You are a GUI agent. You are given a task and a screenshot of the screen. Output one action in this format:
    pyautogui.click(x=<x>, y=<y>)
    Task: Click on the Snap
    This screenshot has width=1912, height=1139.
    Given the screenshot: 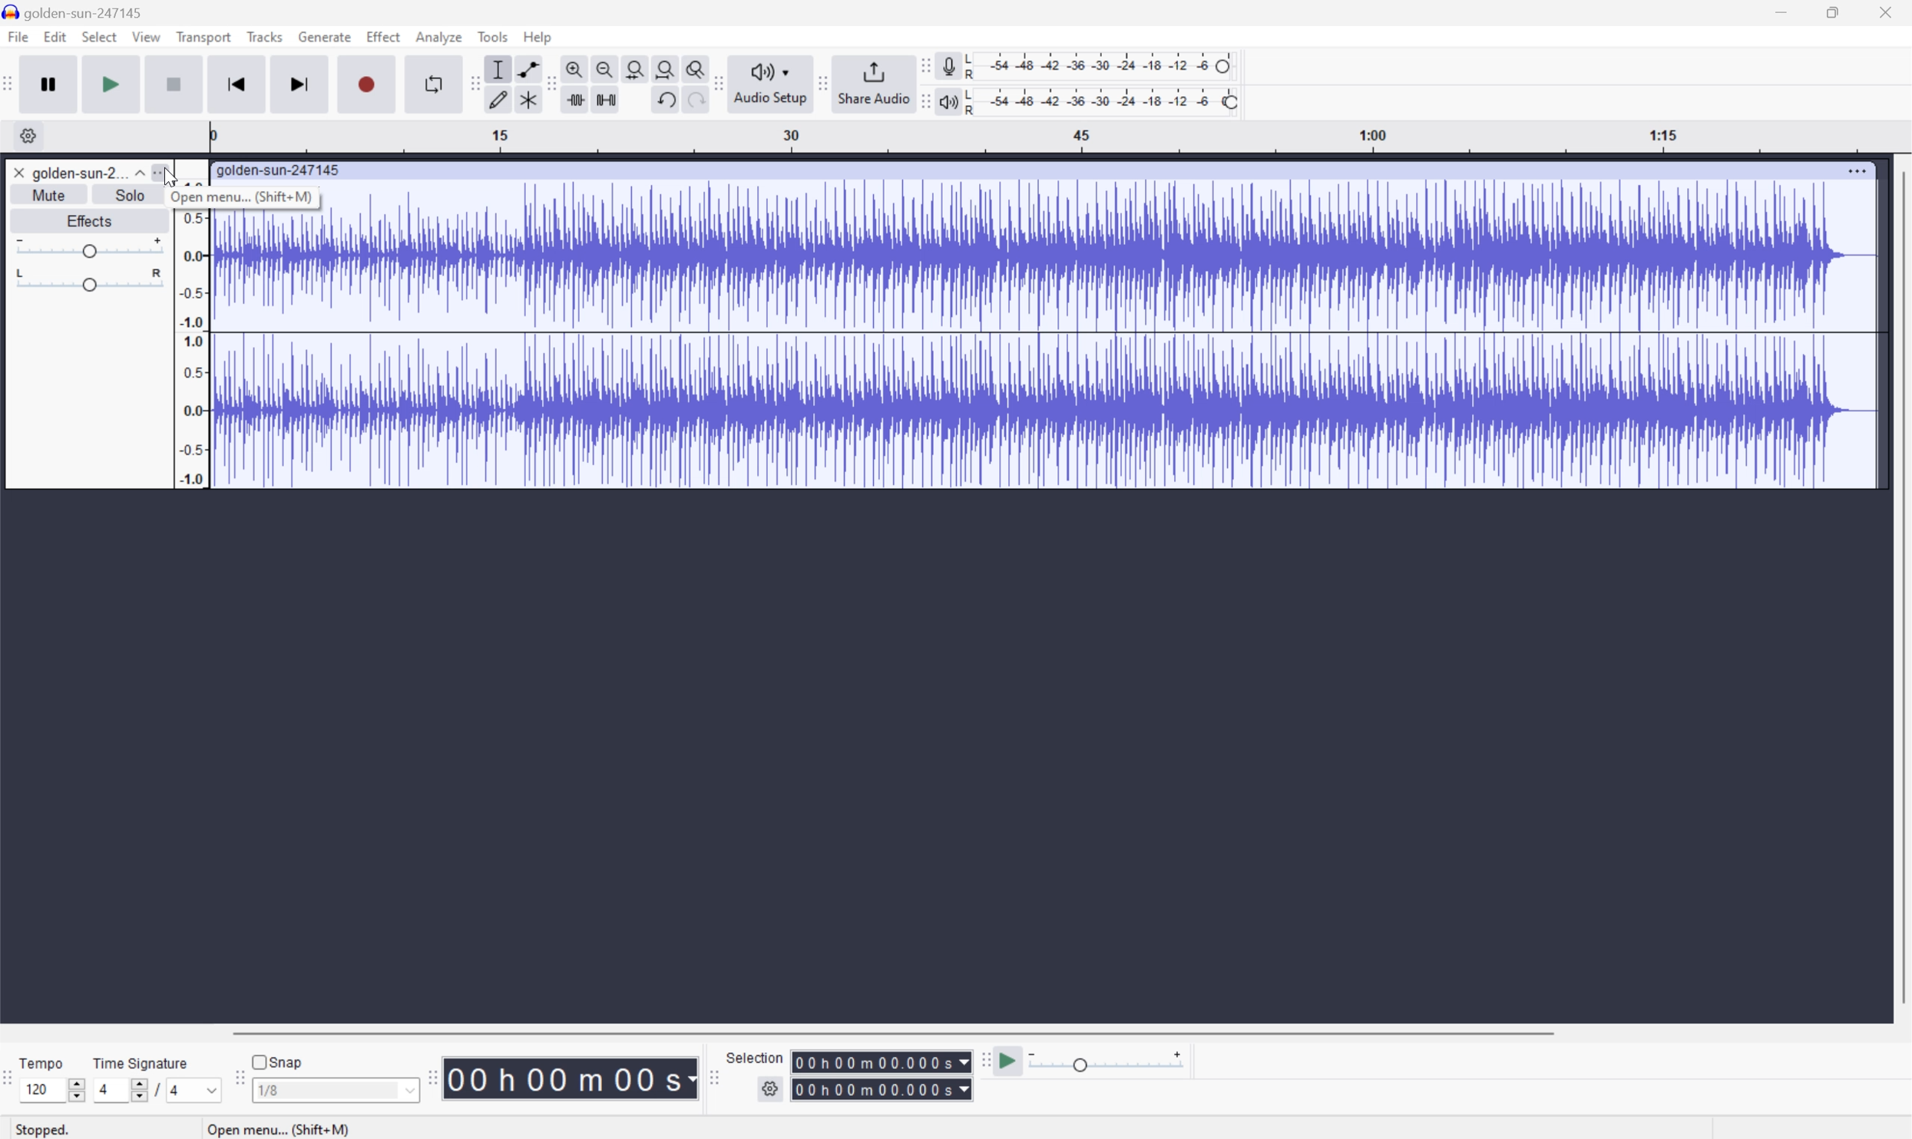 What is the action you would take?
    pyautogui.click(x=279, y=1061)
    